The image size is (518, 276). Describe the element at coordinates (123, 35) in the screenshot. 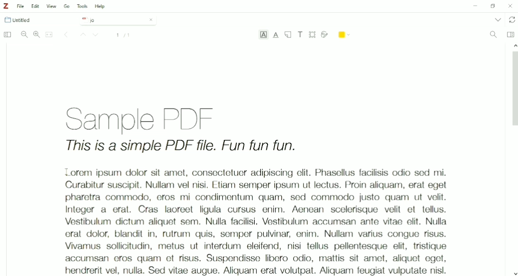

I see `Page number` at that location.